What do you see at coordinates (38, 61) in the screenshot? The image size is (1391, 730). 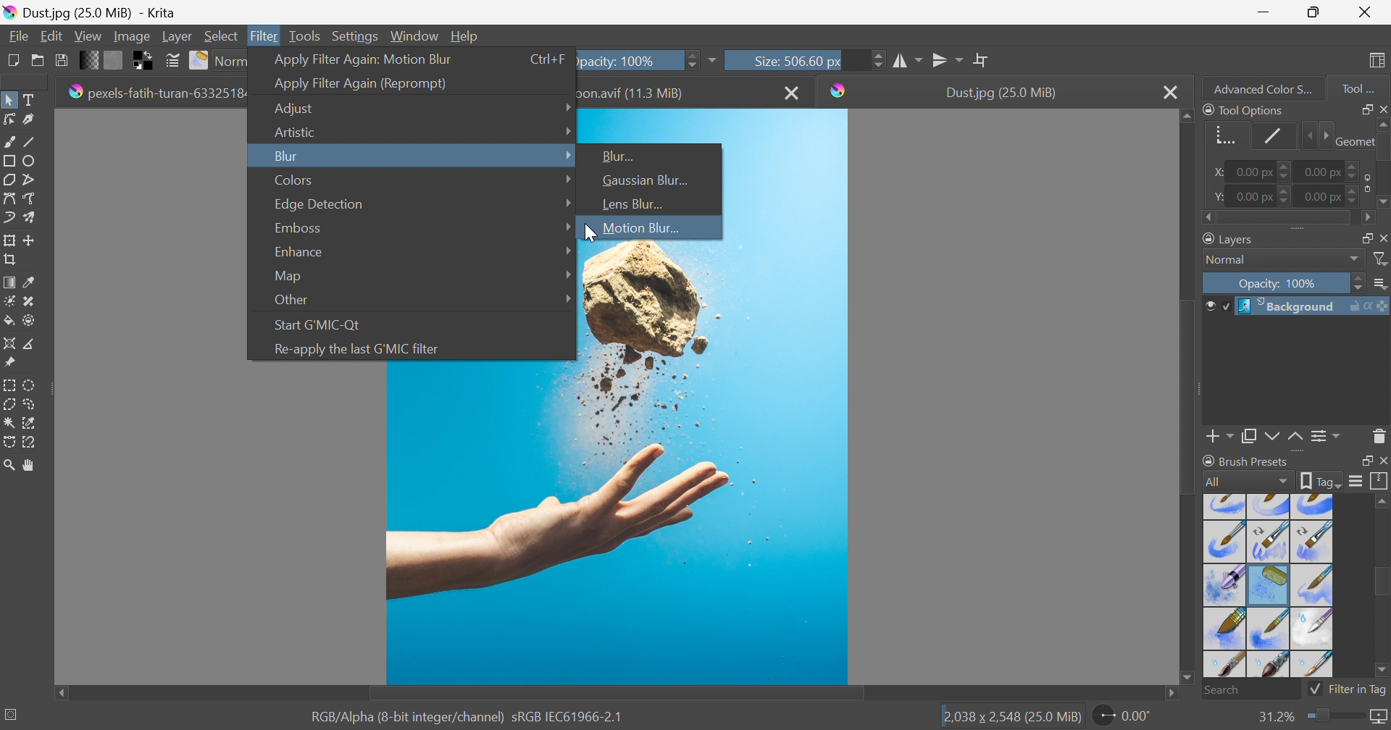 I see `Open an existing document` at bounding box center [38, 61].